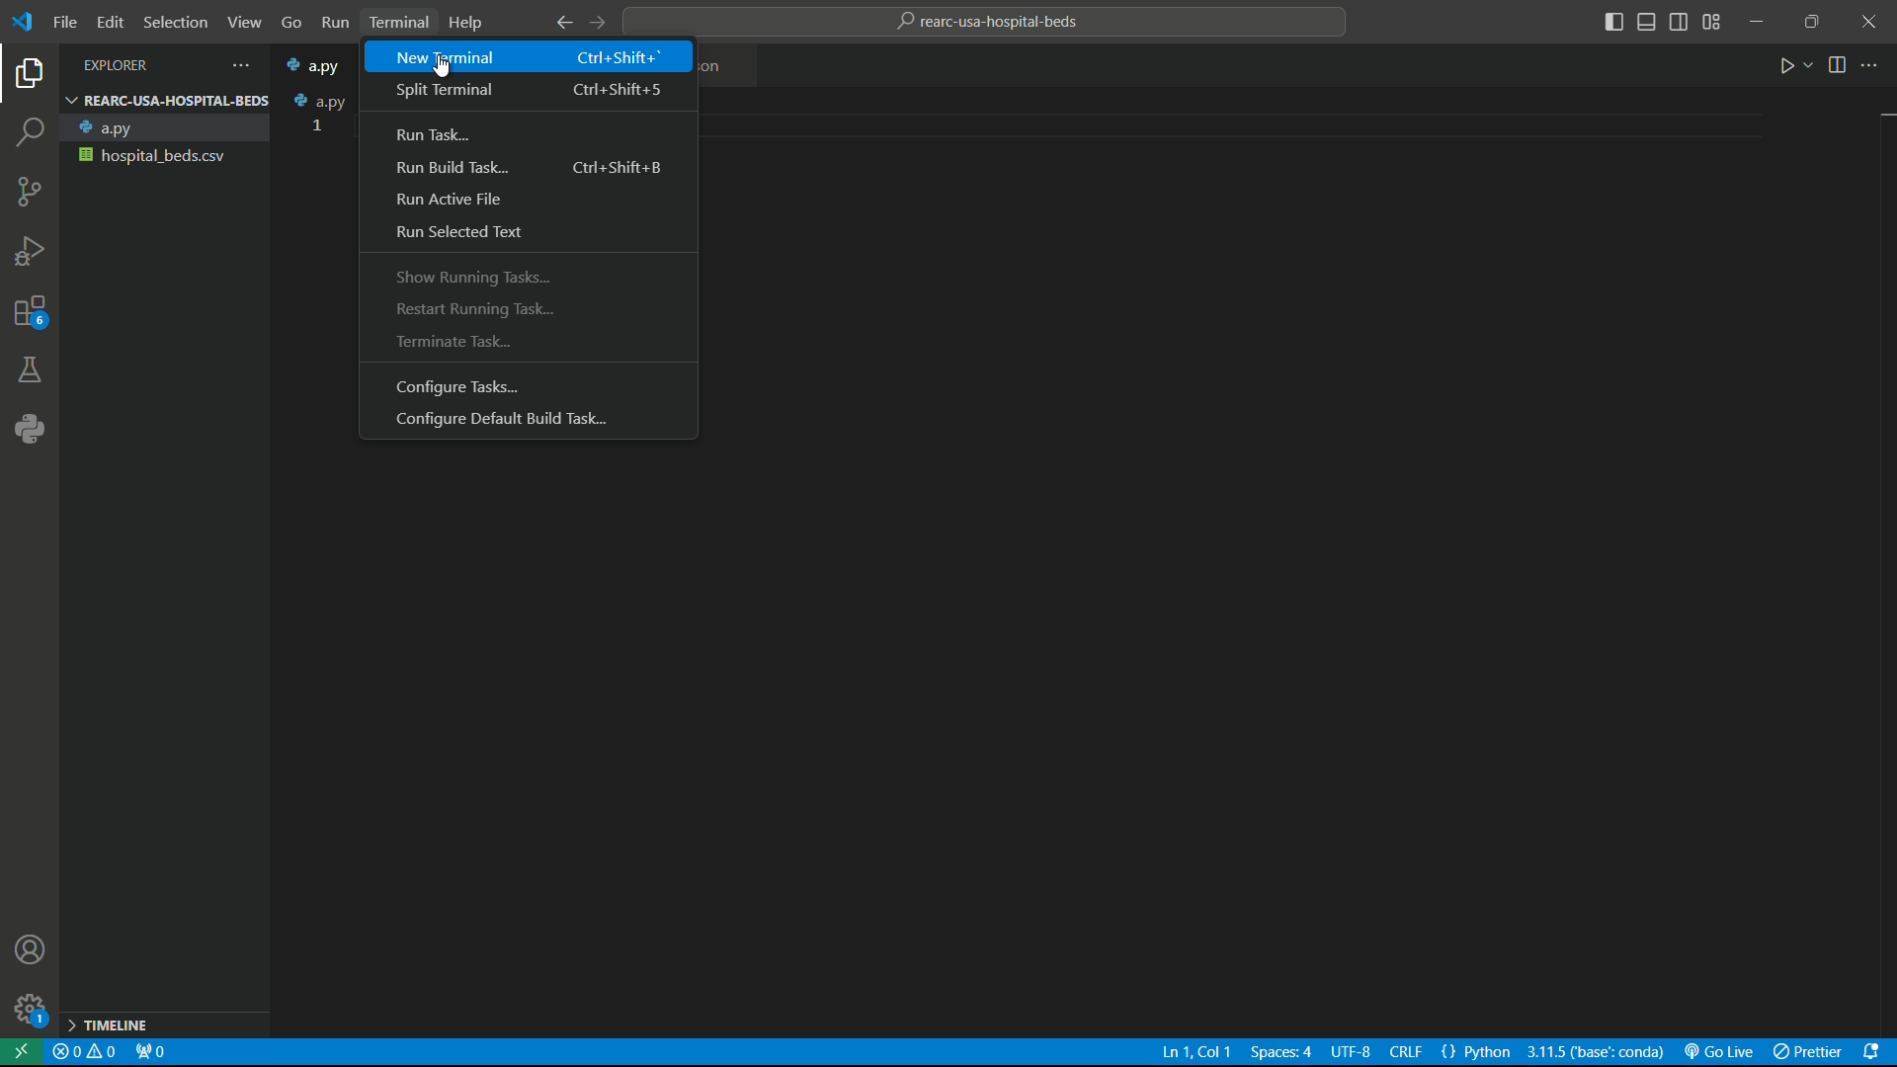  Describe the element at coordinates (1869, 22) in the screenshot. I see `close app` at that location.